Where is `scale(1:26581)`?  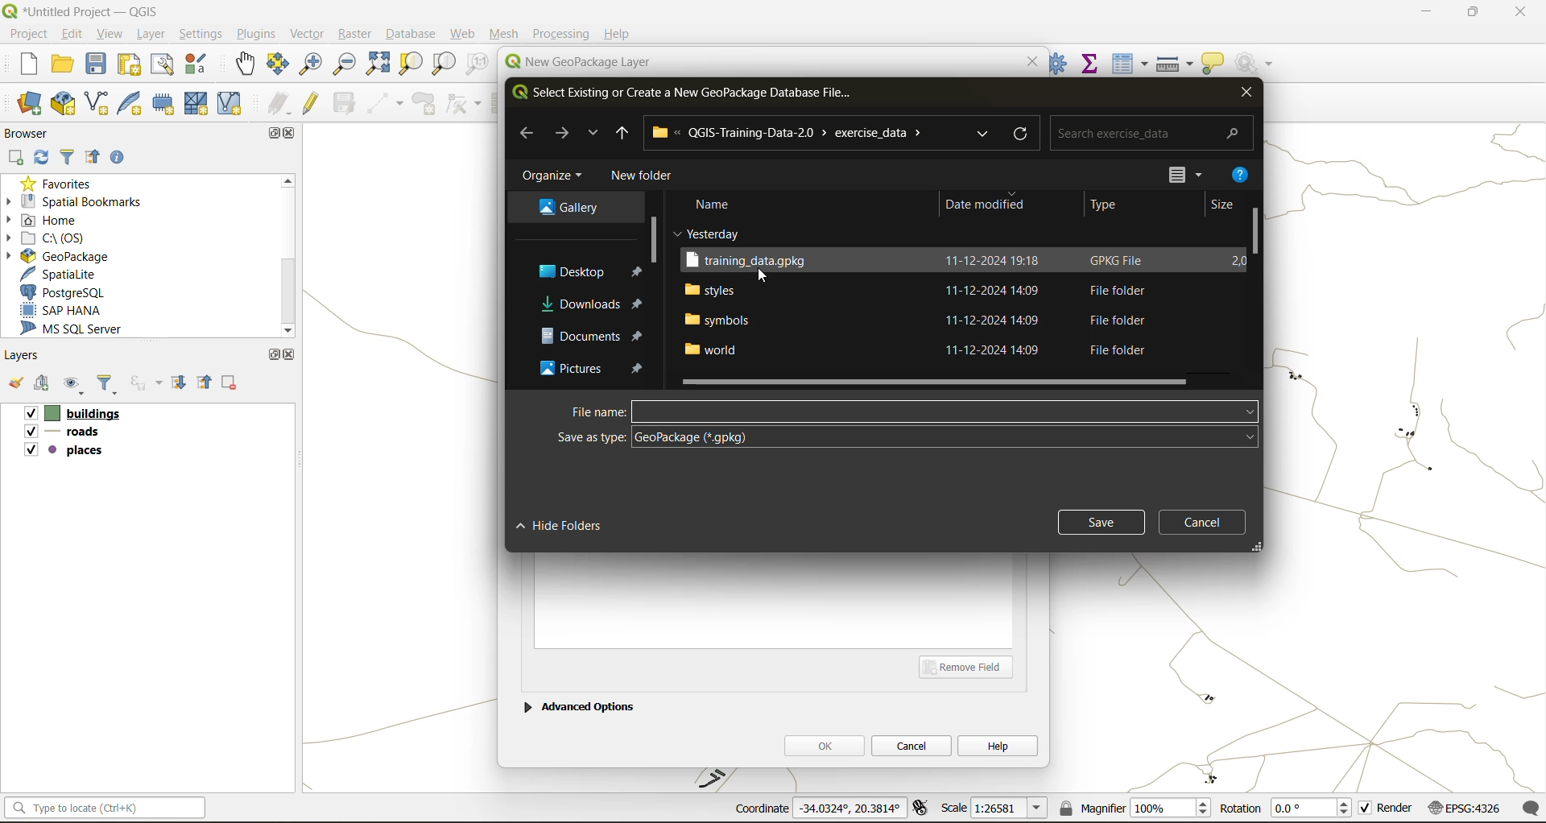
scale(1:26581) is located at coordinates (995, 808).